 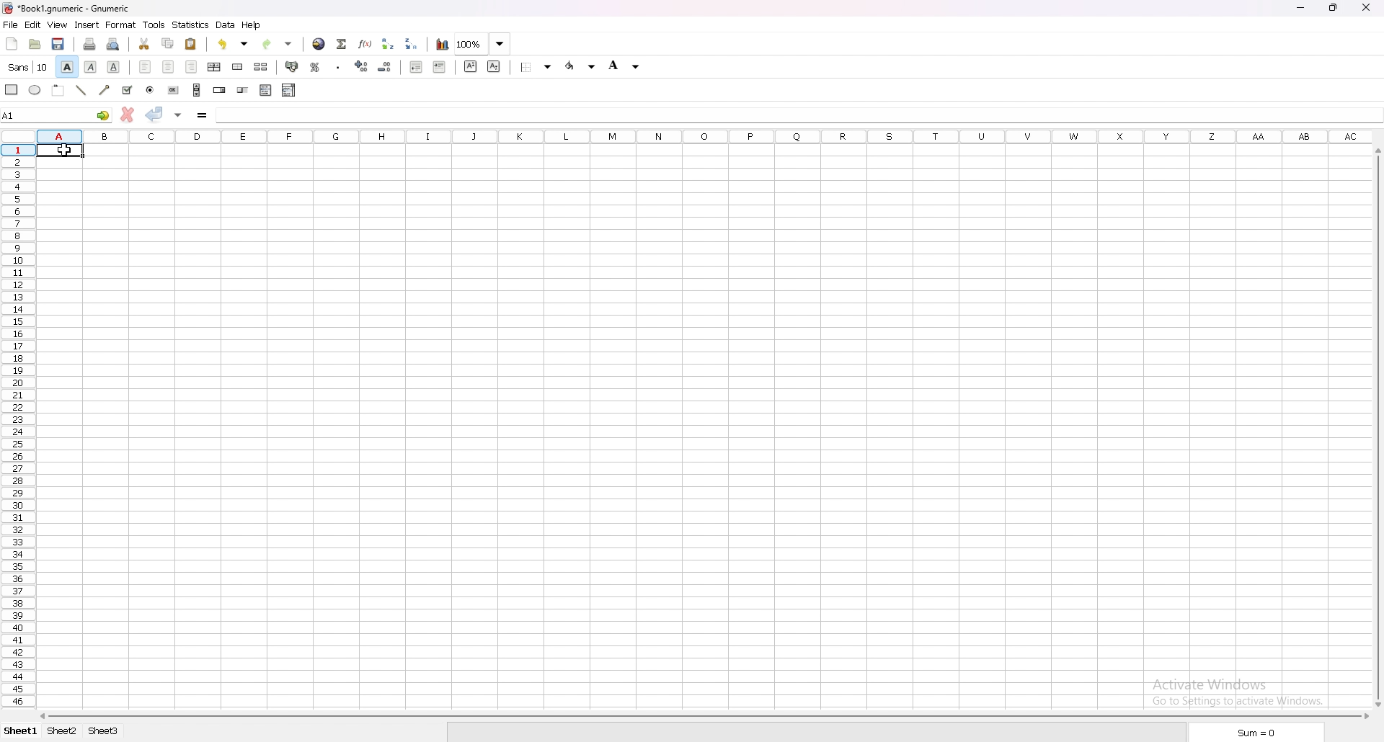 I want to click on new, so click(x=12, y=44).